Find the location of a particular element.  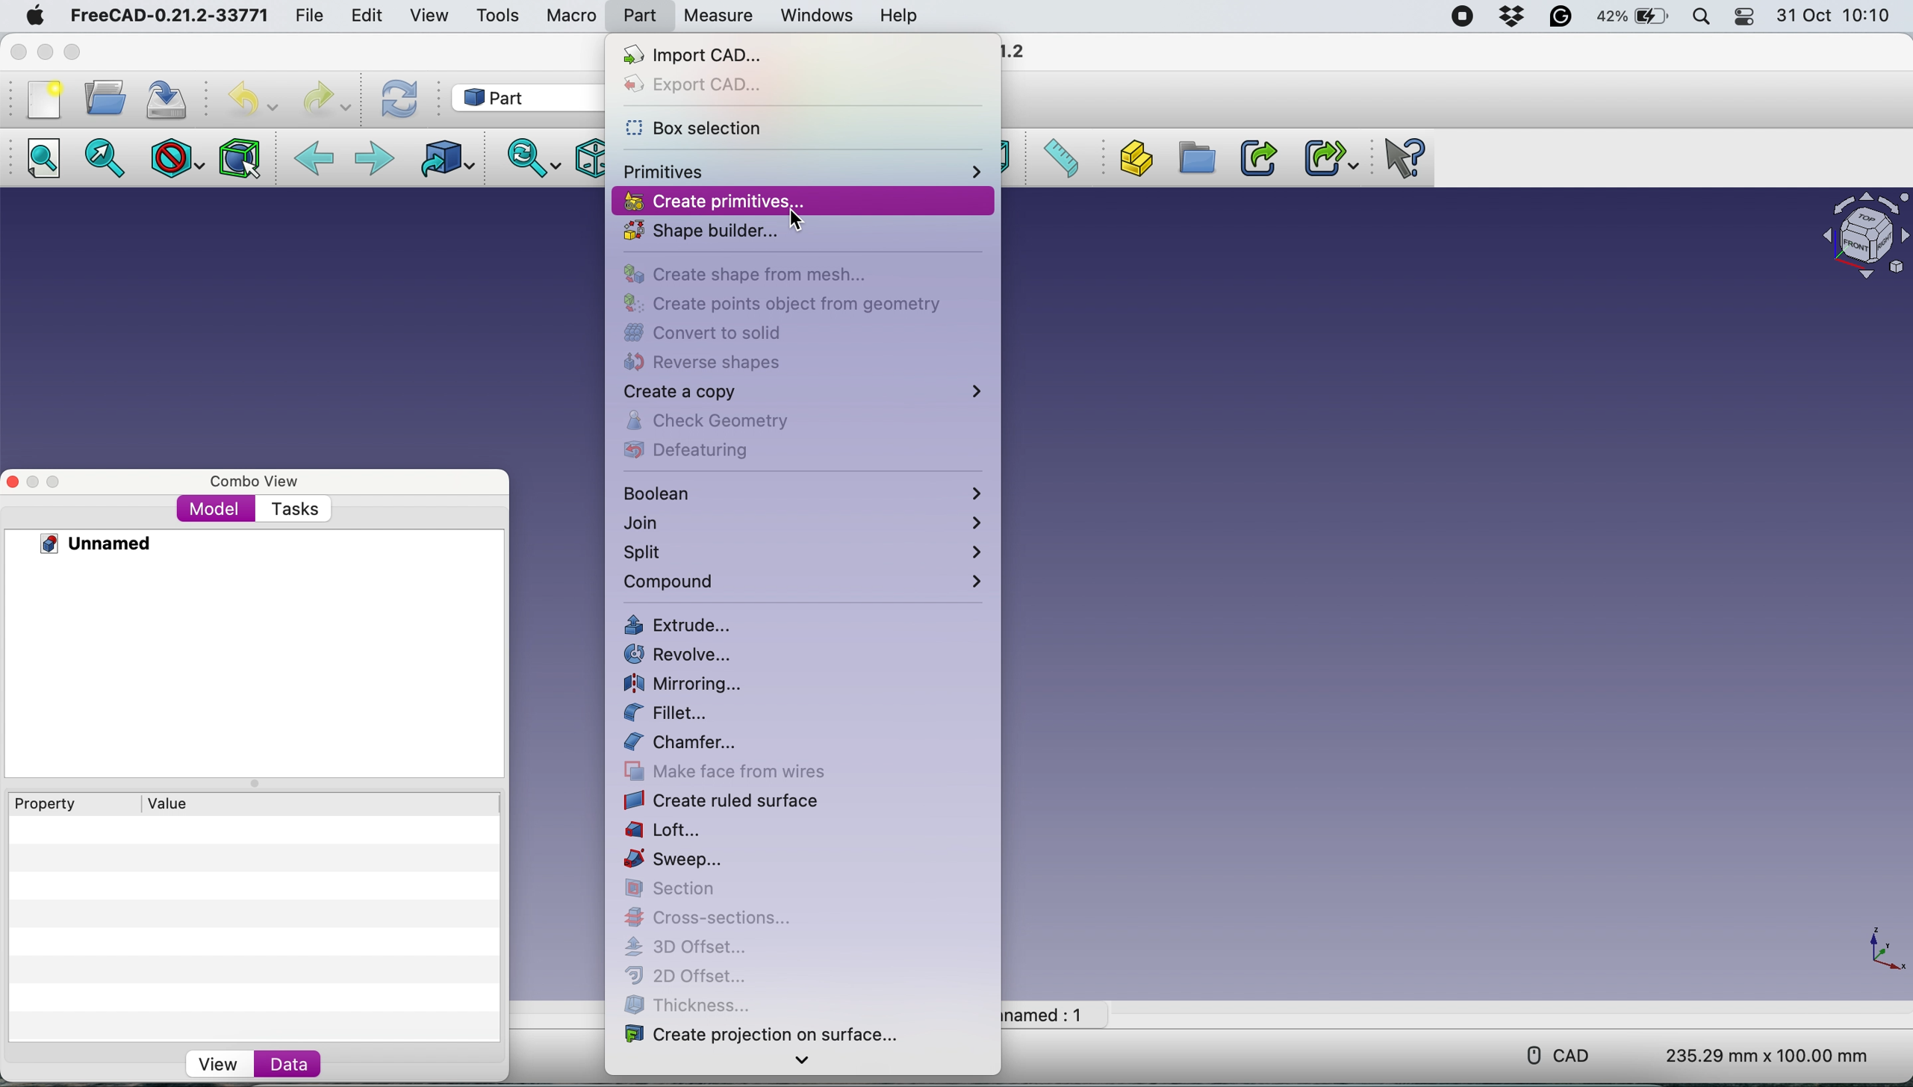

Create group is located at coordinates (1192, 158).